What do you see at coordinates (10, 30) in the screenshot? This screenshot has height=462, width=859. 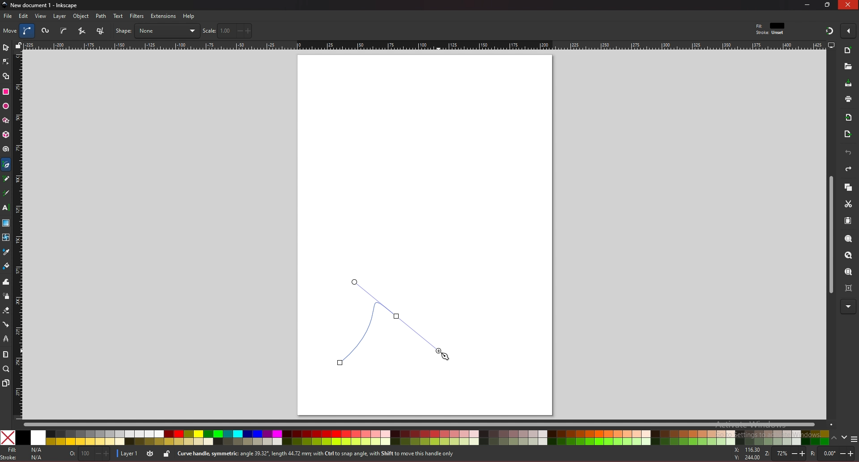 I see `move` at bounding box center [10, 30].